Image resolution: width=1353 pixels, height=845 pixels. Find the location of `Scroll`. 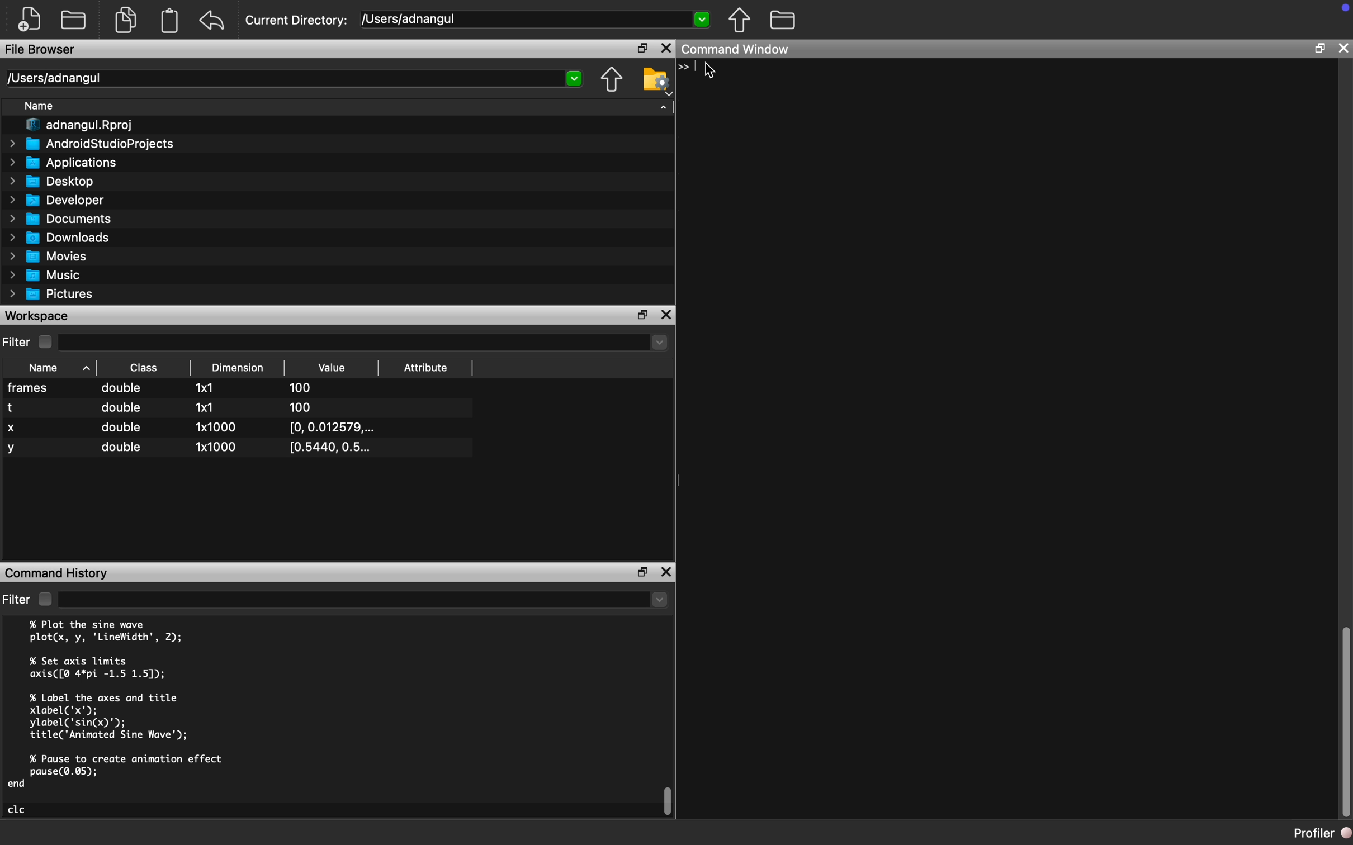

Scroll is located at coordinates (1345, 719).